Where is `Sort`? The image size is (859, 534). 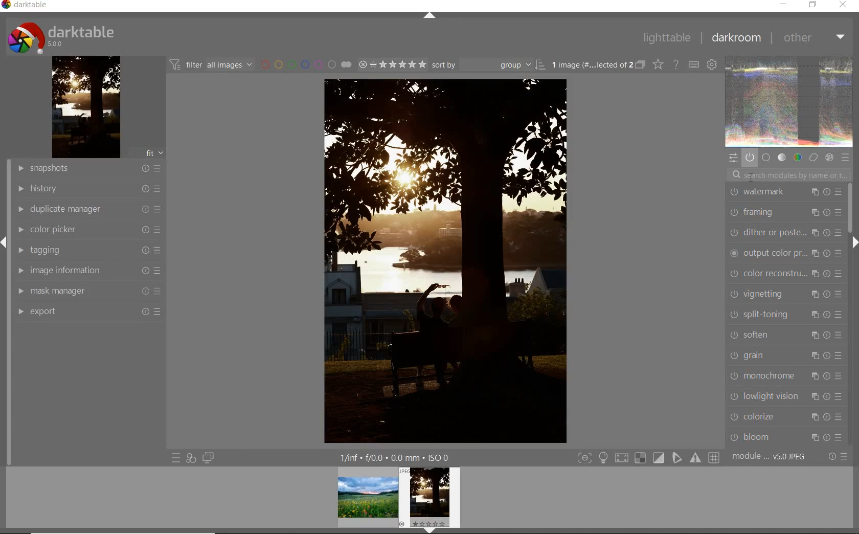
Sort is located at coordinates (488, 65).